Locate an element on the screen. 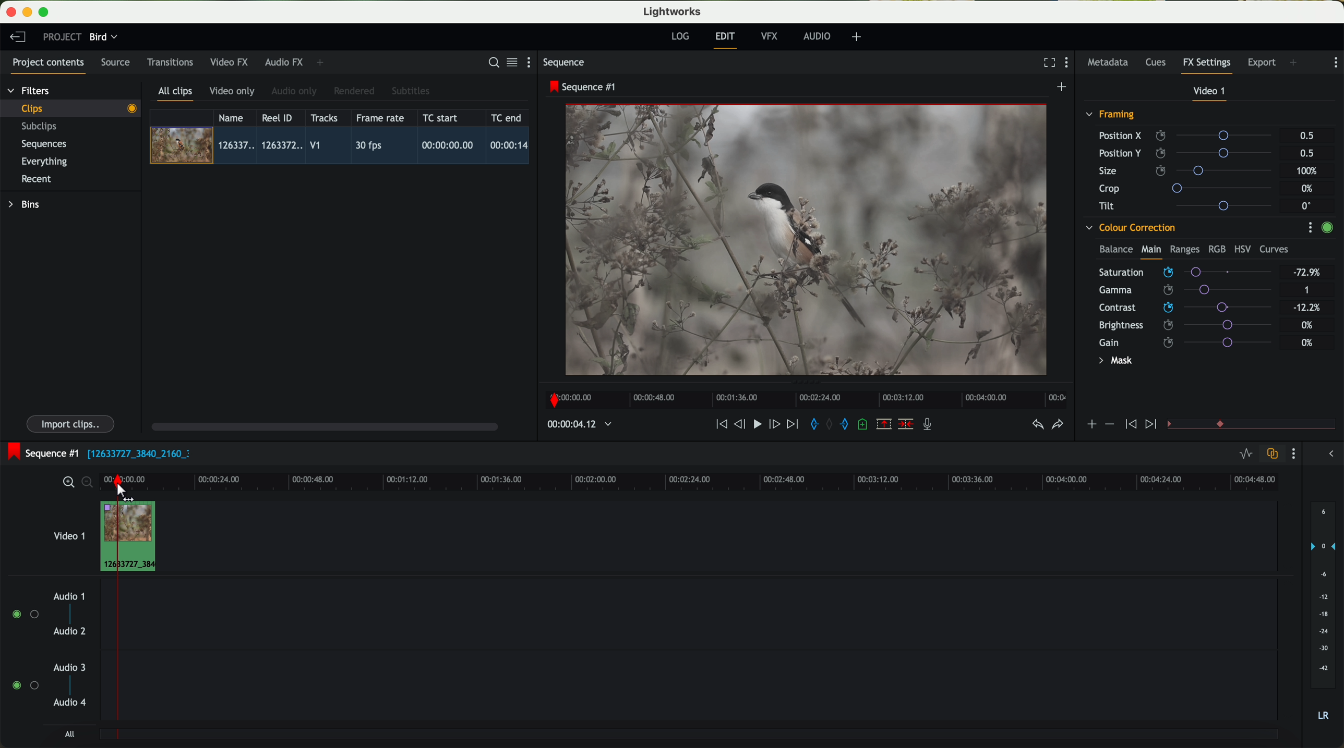 The image size is (1344, 748). brightness is located at coordinates (1194, 325).